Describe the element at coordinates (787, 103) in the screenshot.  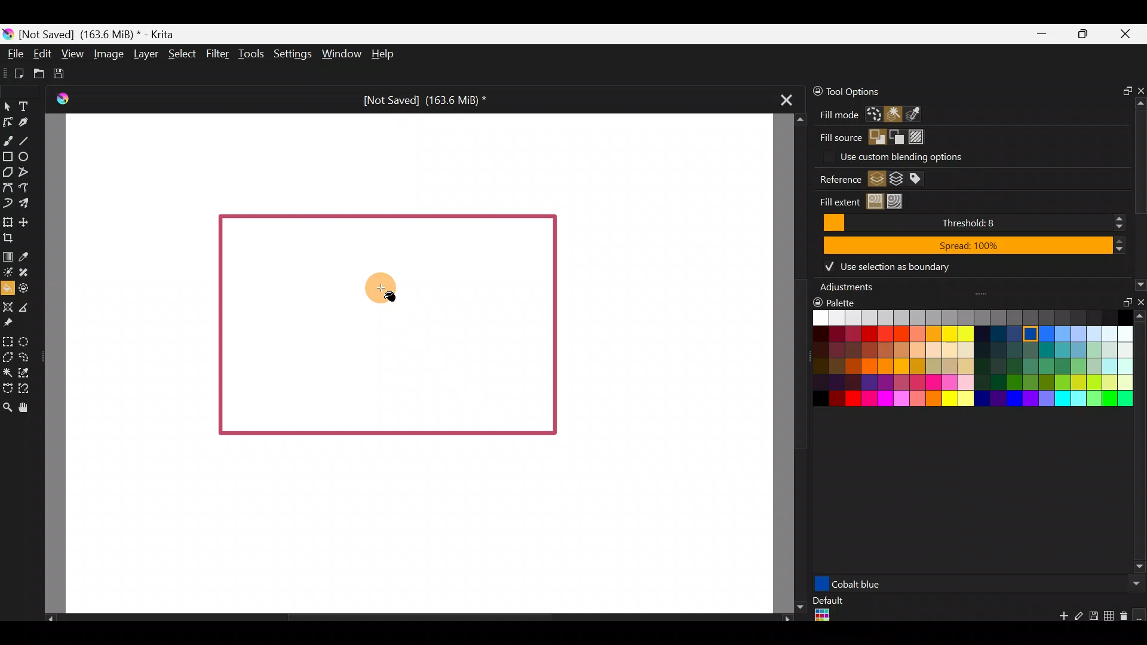
I see `Close tab` at that location.